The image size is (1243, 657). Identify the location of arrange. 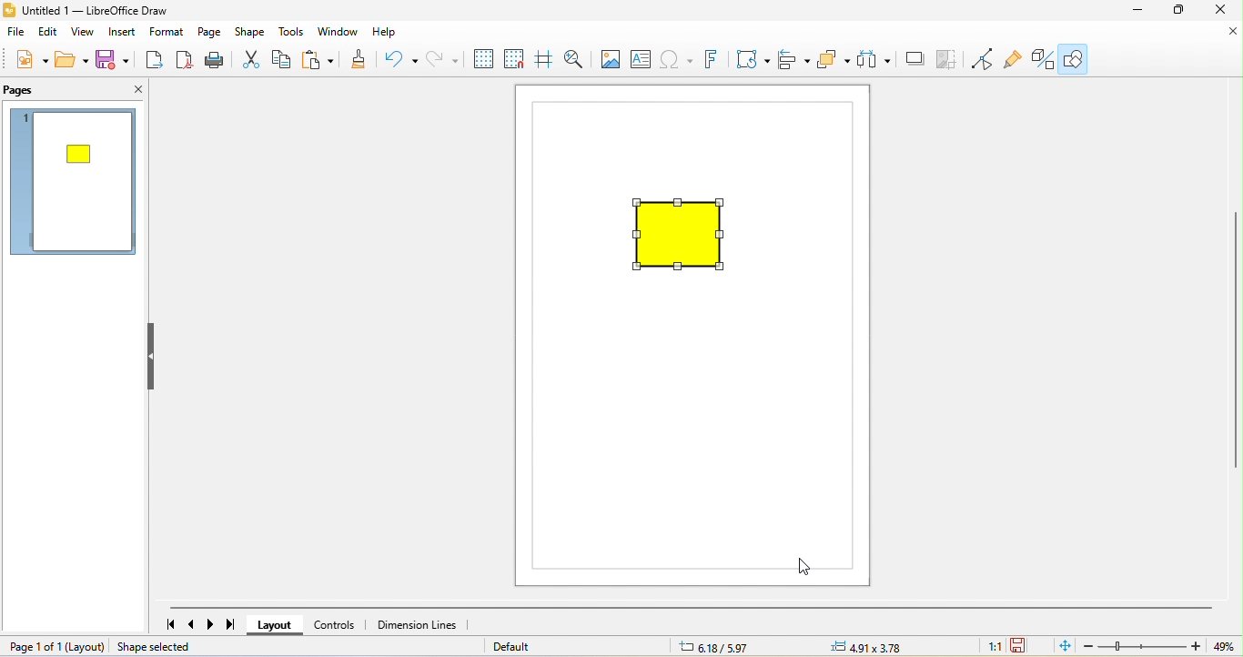
(834, 61).